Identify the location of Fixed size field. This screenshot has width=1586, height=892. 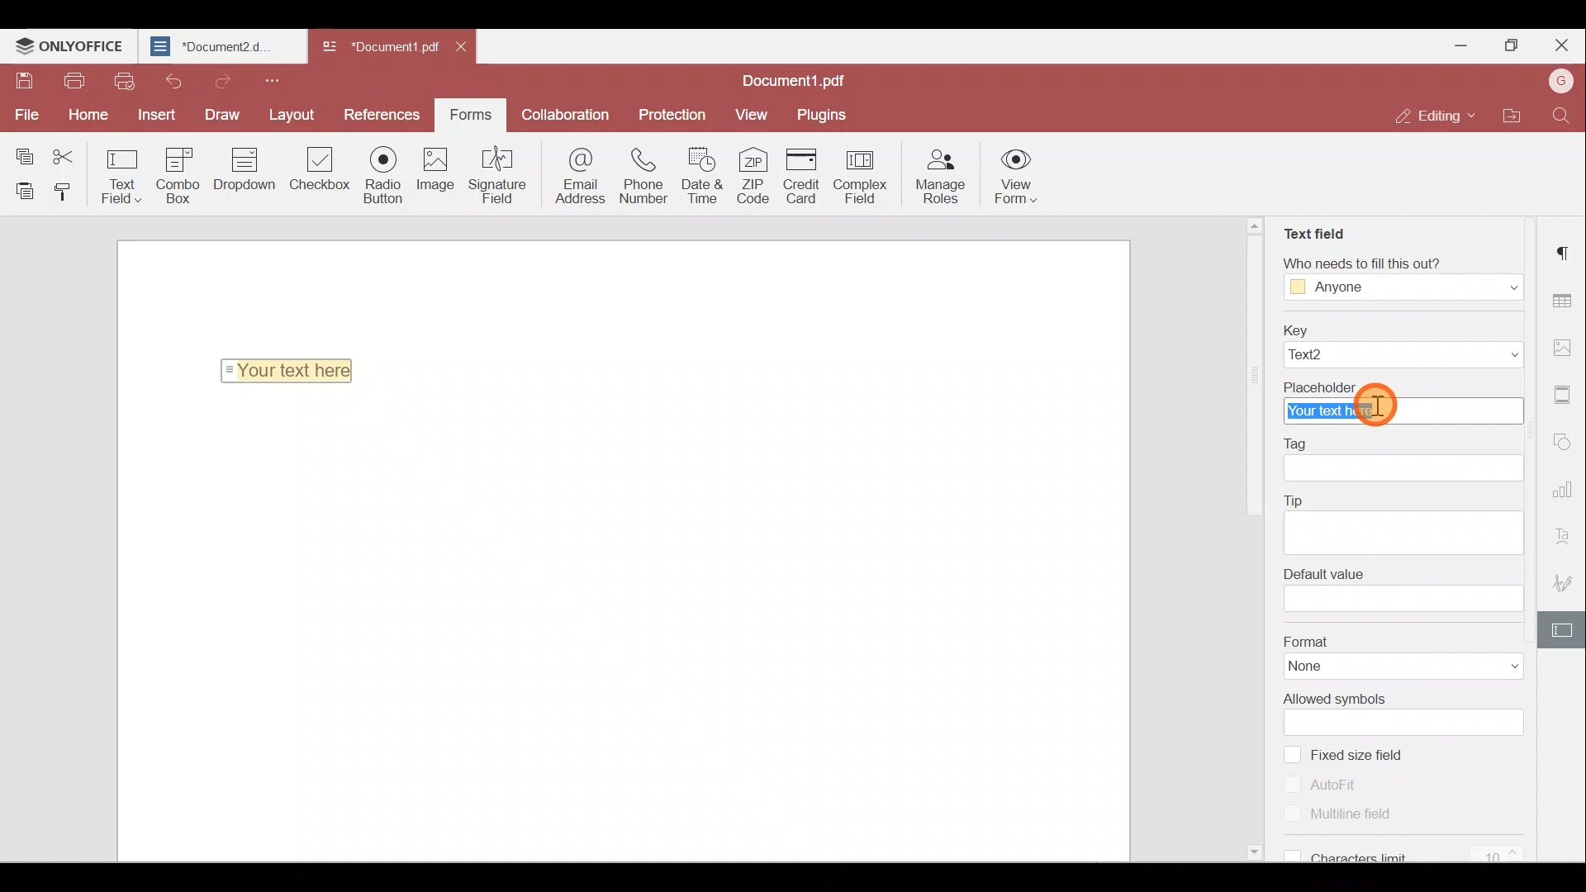
(1374, 754).